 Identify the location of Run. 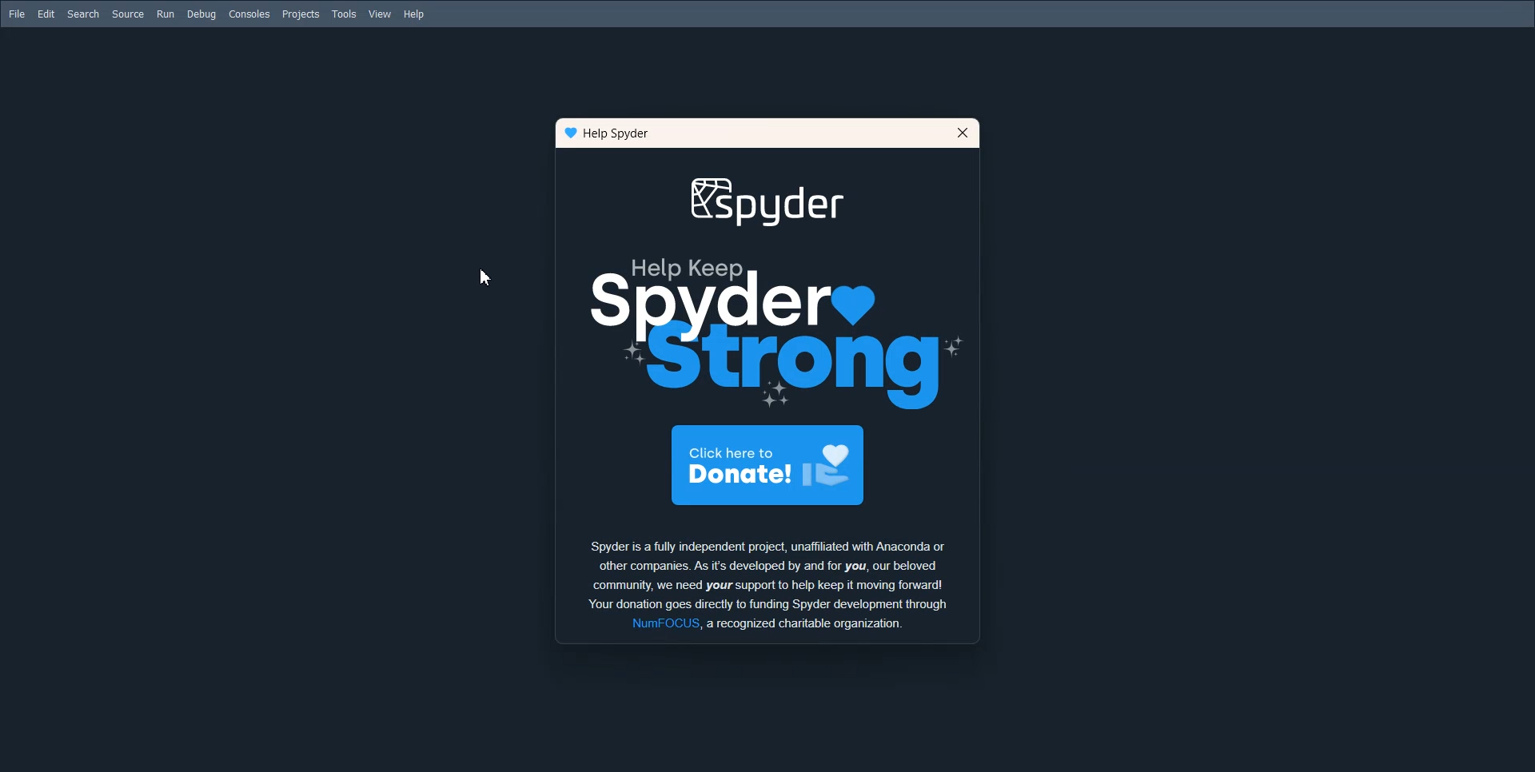
(165, 14).